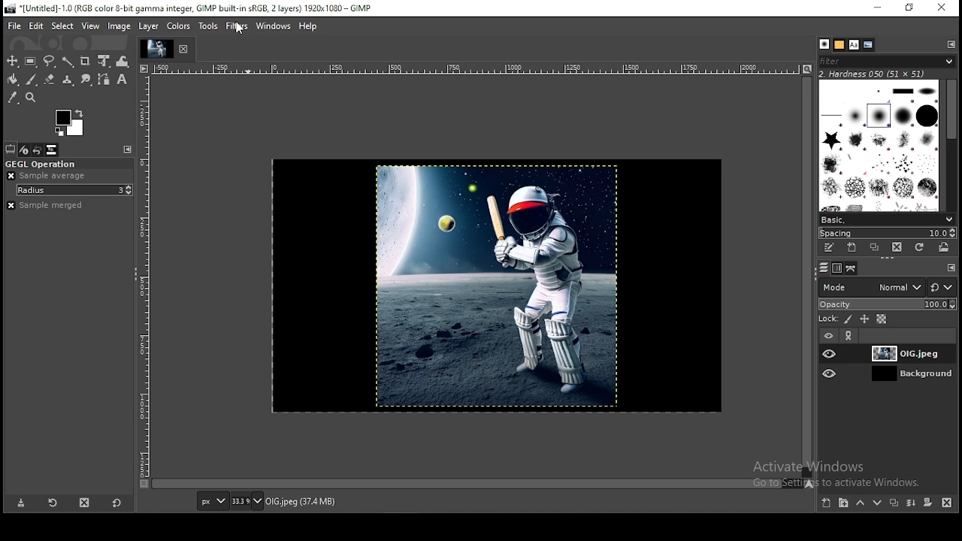 This screenshot has height=541, width=962. I want to click on opacity, so click(887, 304).